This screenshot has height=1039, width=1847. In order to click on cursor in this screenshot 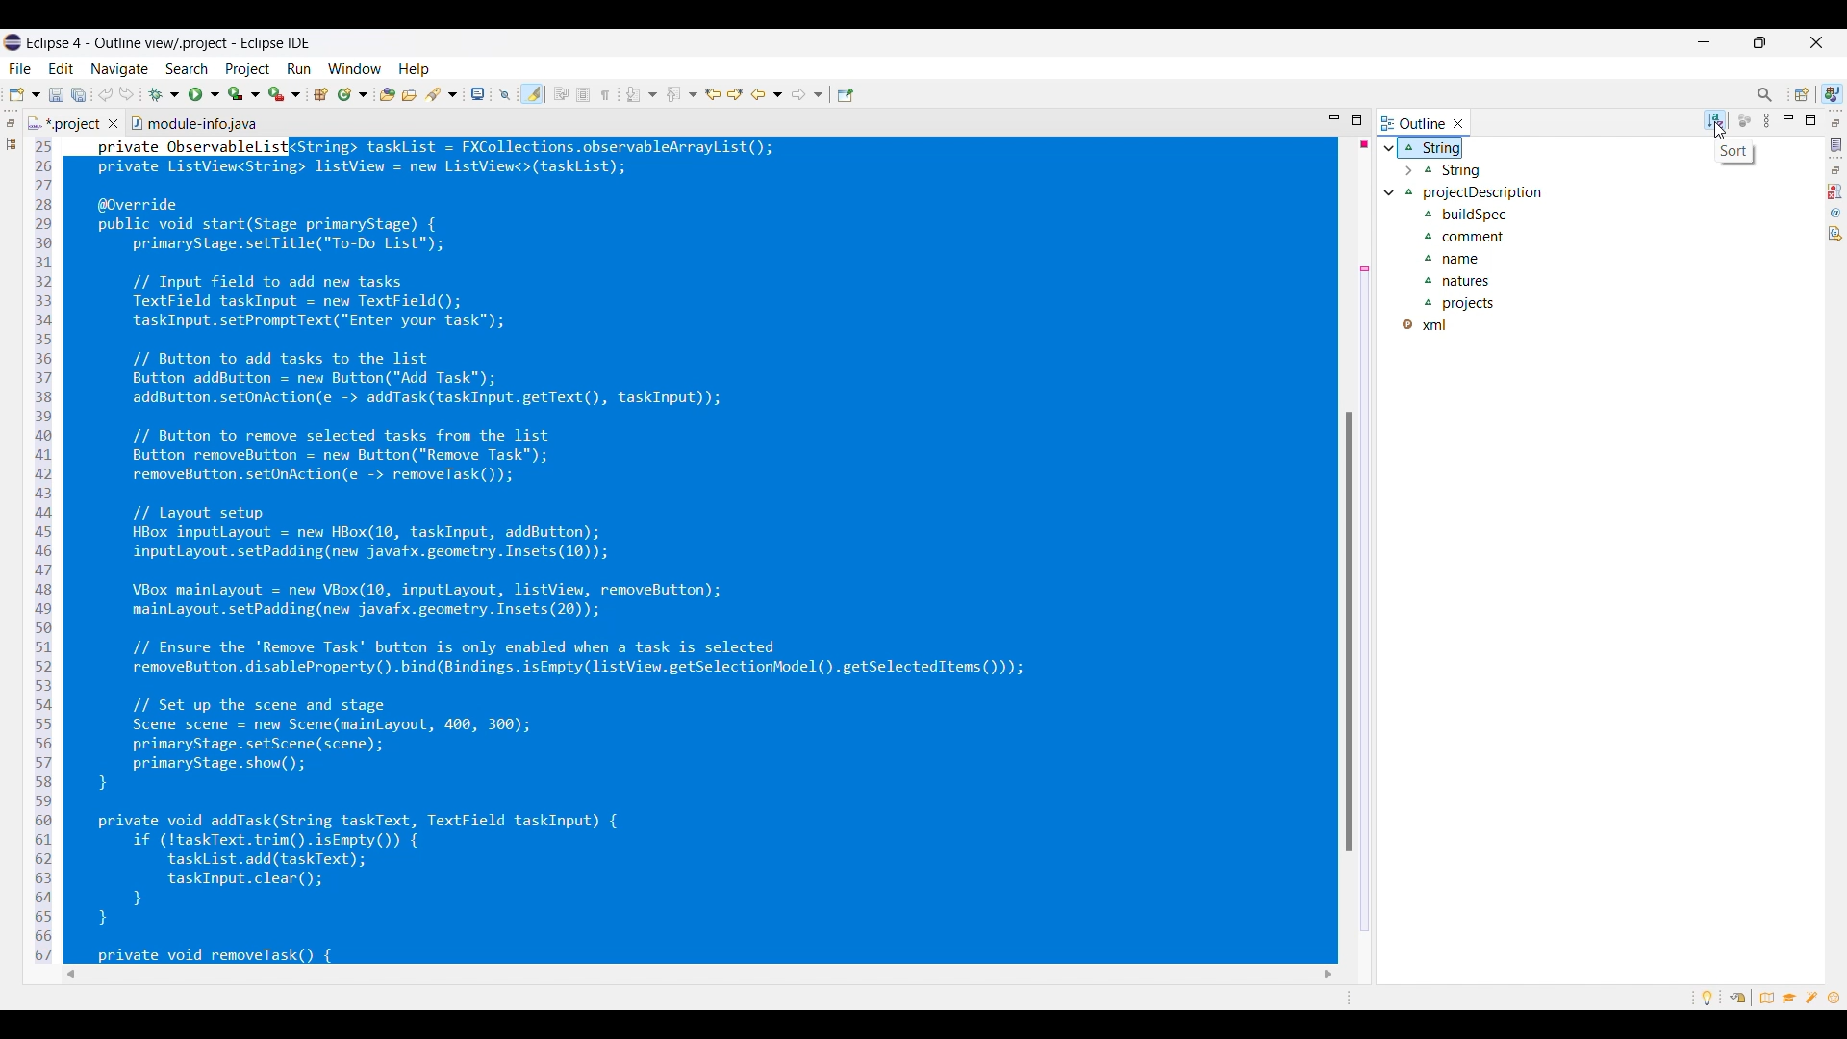, I will do `click(1716, 134)`.